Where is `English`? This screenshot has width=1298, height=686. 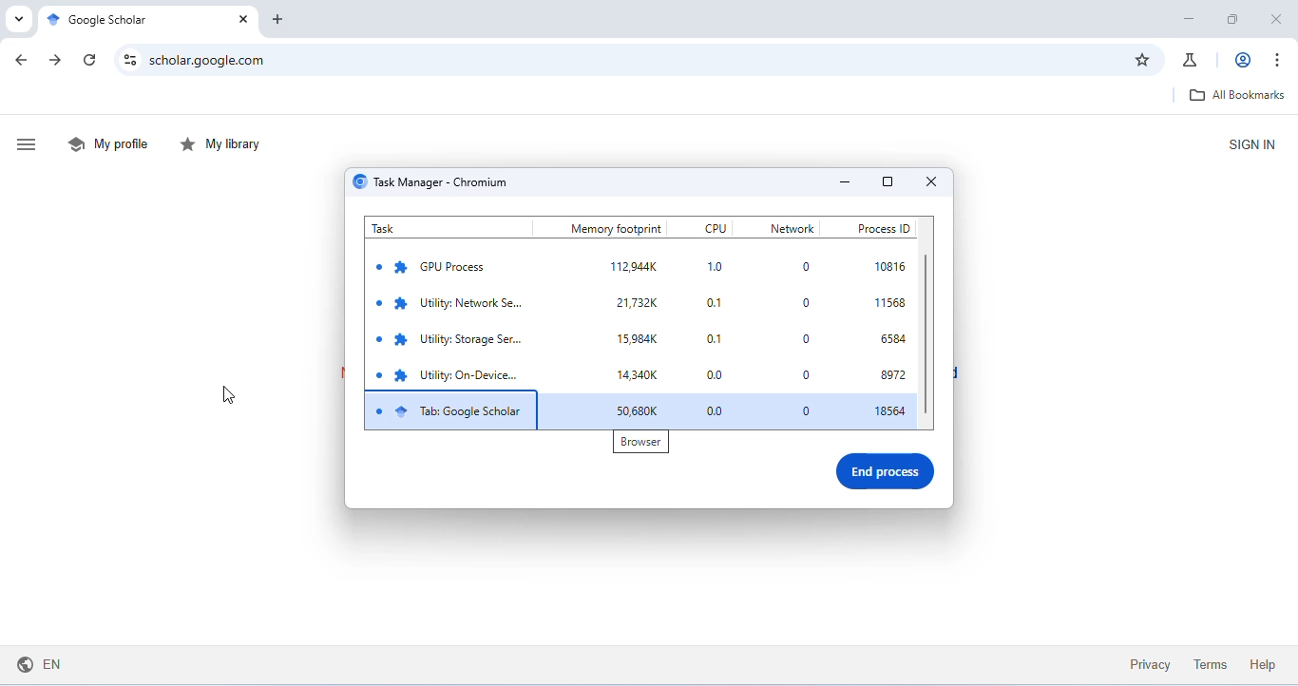
English is located at coordinates (39, 664).